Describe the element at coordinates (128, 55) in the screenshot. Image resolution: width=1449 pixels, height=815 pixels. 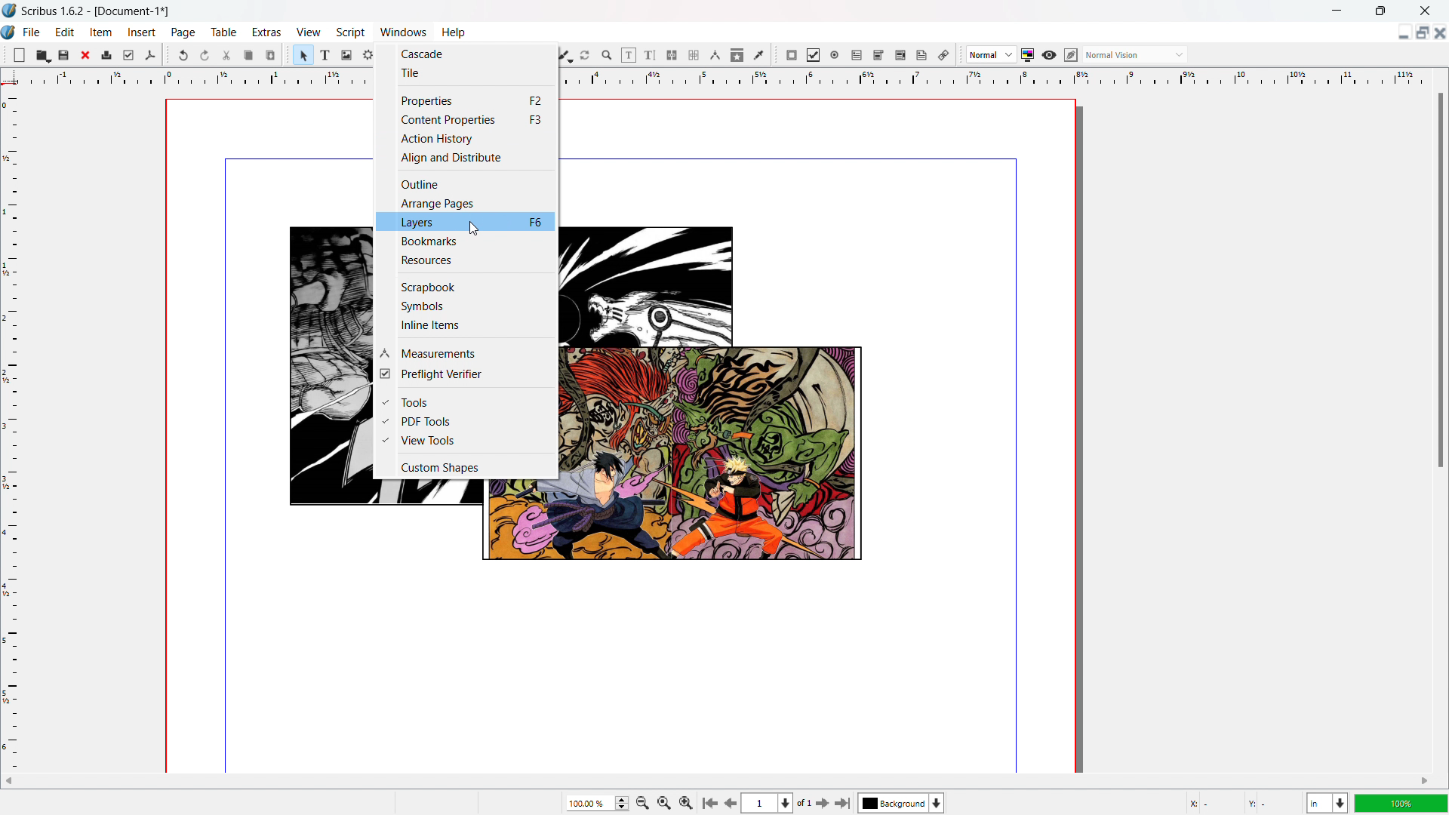
I see `preflight verifier` at that location.